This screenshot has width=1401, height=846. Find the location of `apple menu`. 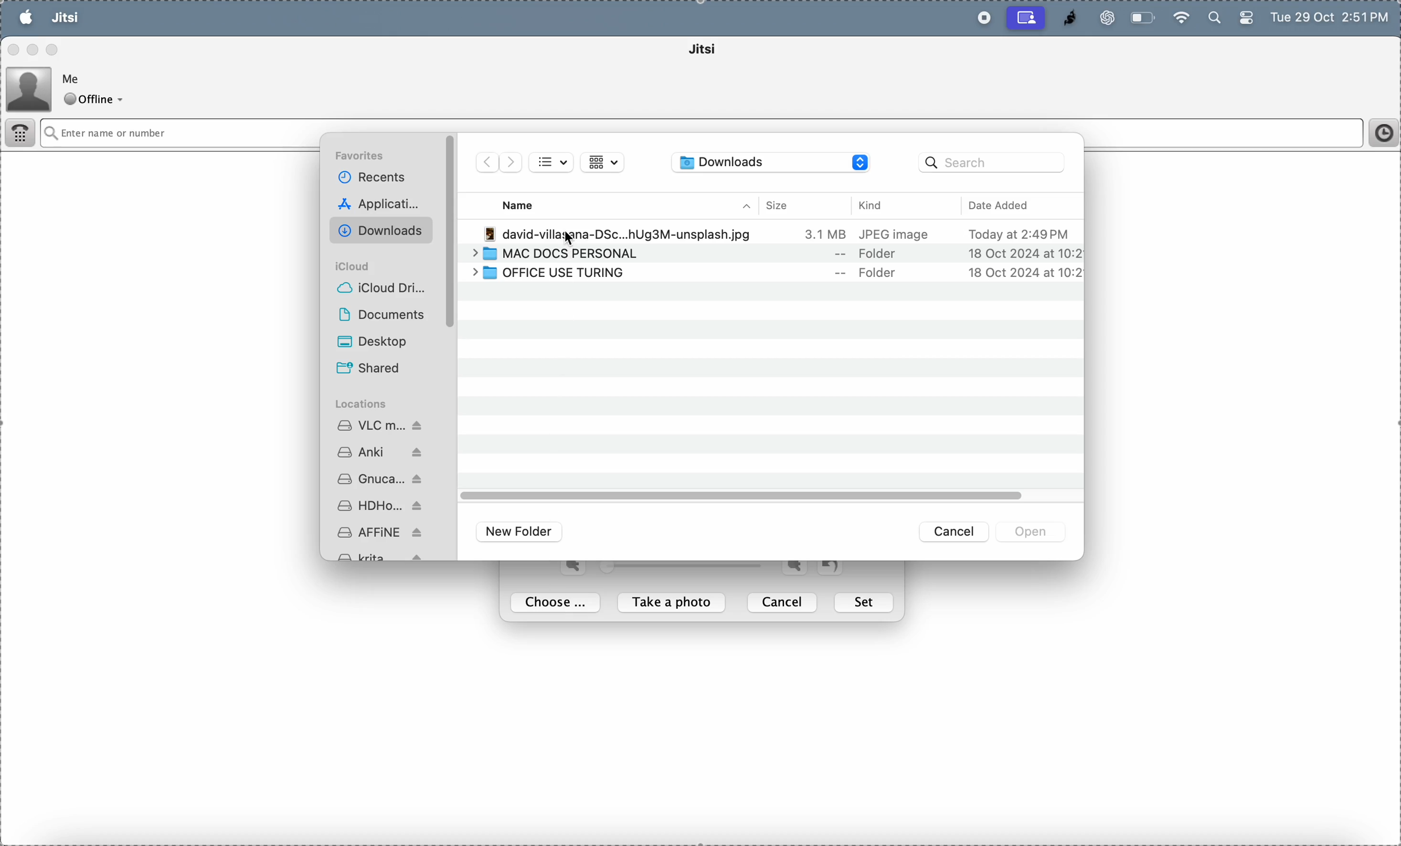

apple menu is located at coordinates (26, 17).